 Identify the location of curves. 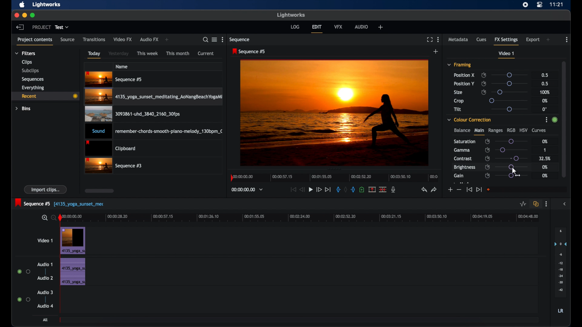
(539, 130).